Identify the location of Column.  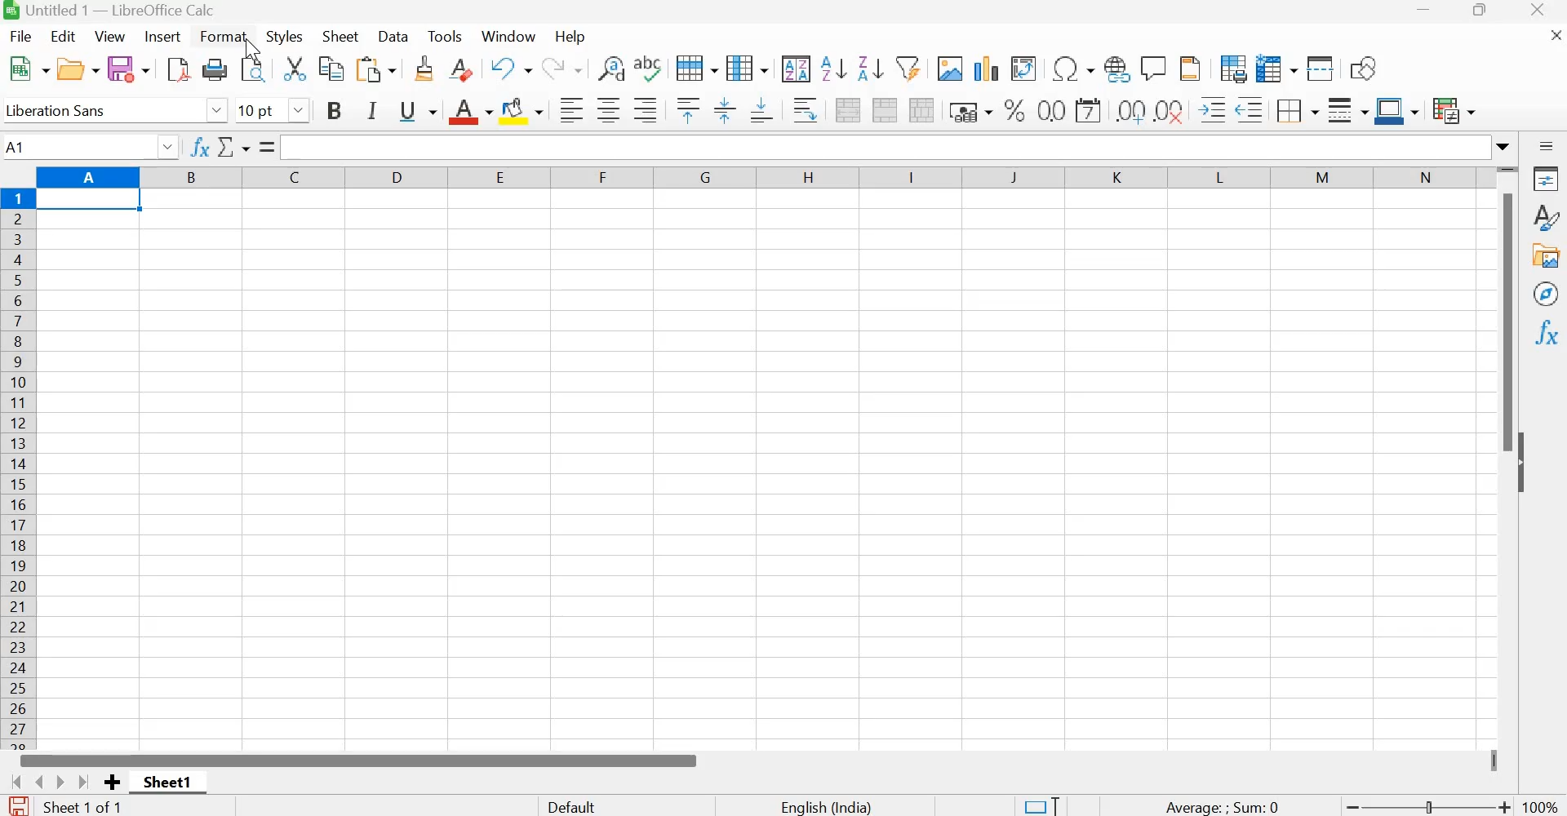
(750, 69).